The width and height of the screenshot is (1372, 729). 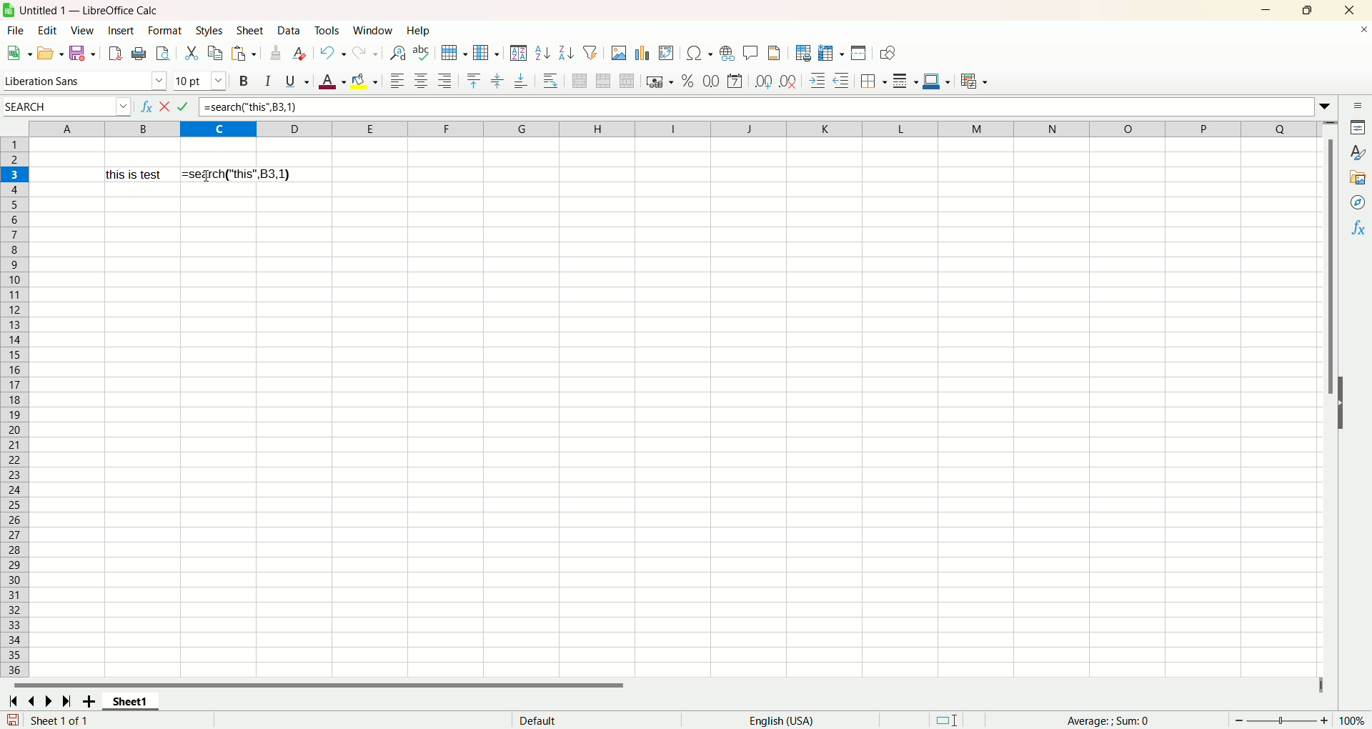 I want to click on next sheet, so click(x=46, y=702).